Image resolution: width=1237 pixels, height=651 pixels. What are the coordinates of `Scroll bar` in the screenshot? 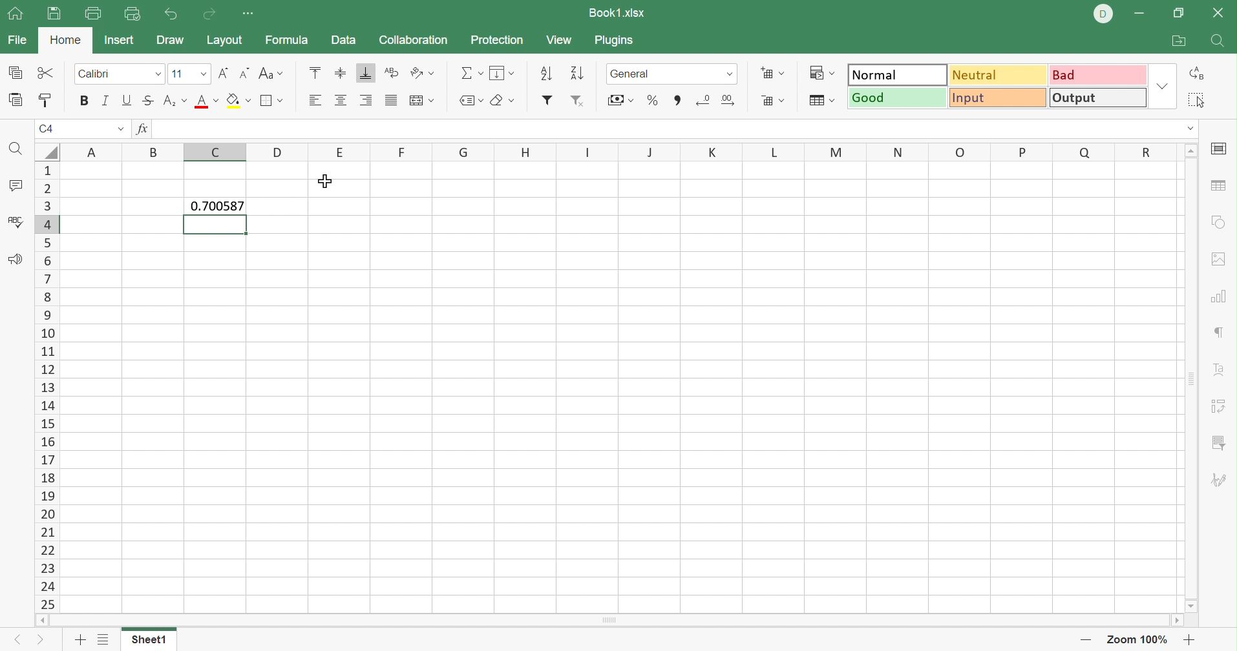 It's located at (609, 620).